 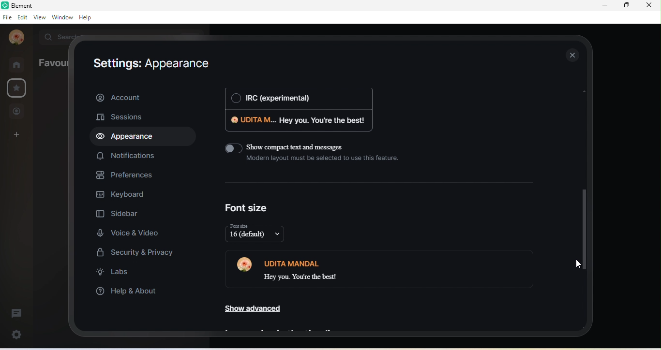 What do you see at coordinates (627, 7) in the screenshot?
I see `maximize` at bounding box center [627, 7].